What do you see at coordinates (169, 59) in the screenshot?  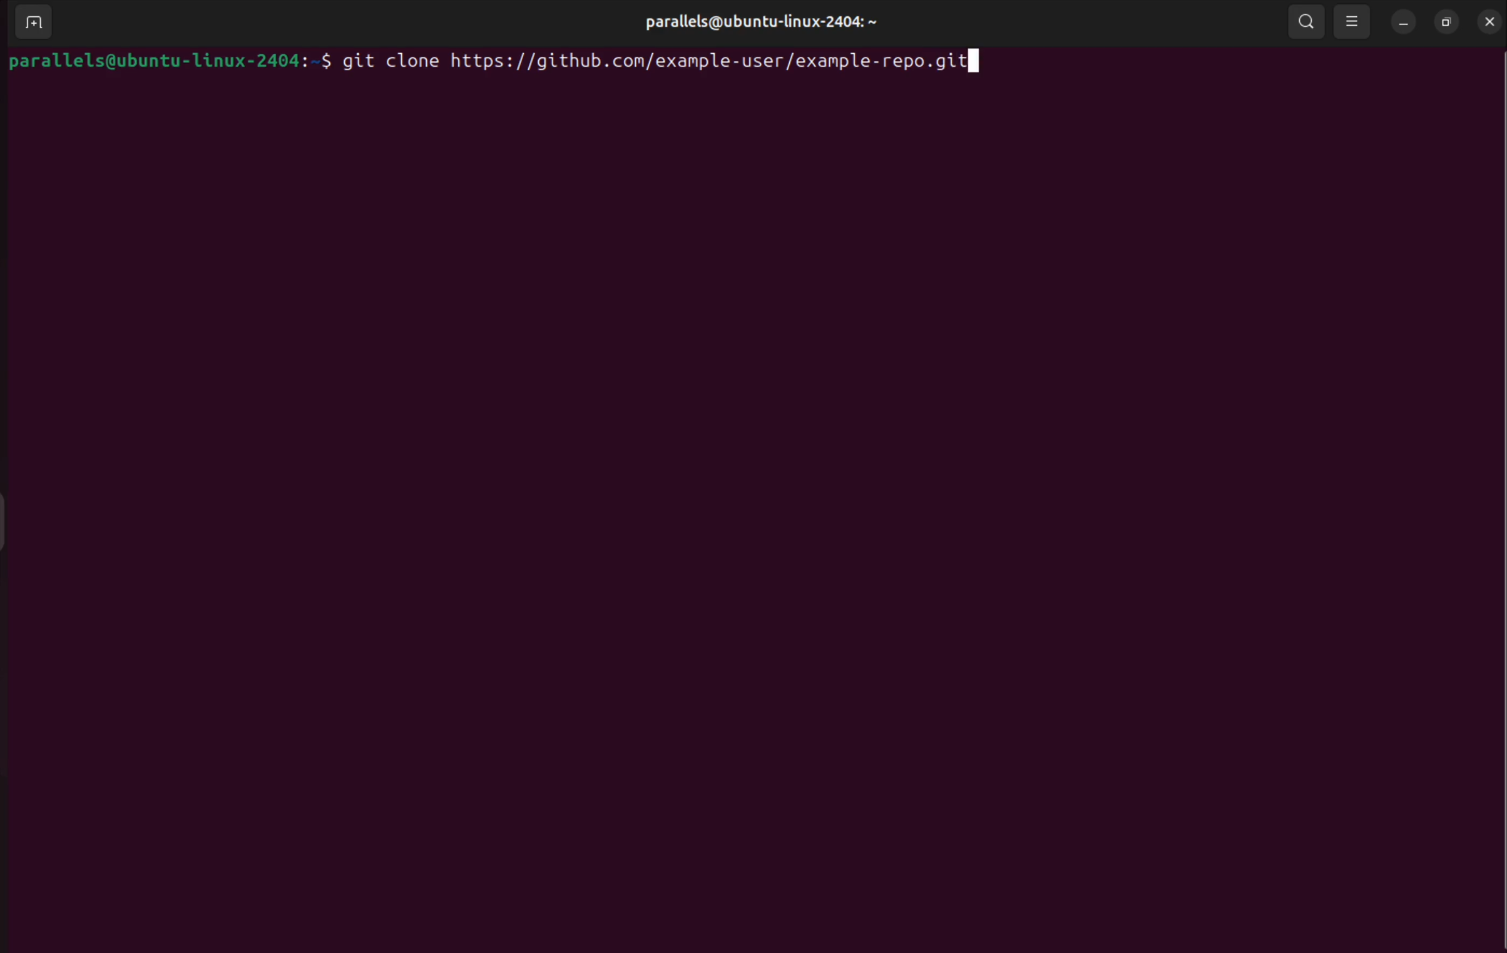 I see `bash prompt` at bounding box center [169, 59].